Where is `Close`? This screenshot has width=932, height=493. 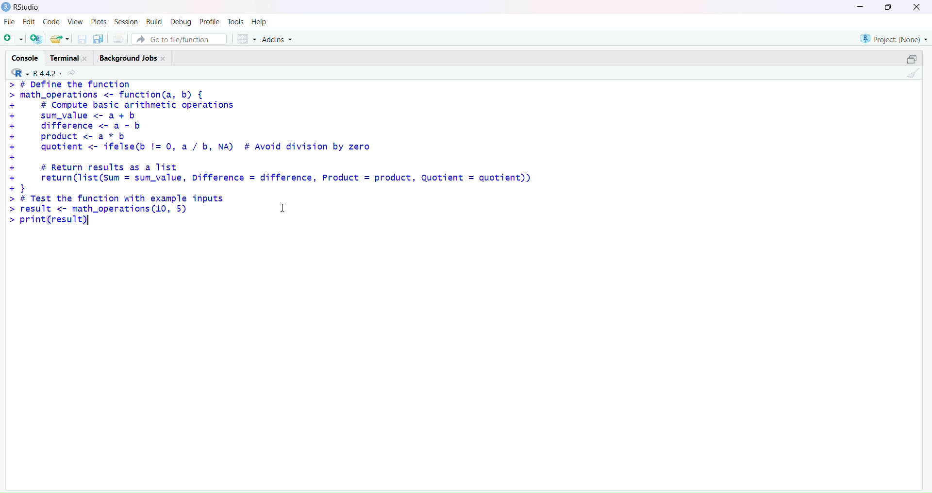 Close is located at coordinates (915, 7).